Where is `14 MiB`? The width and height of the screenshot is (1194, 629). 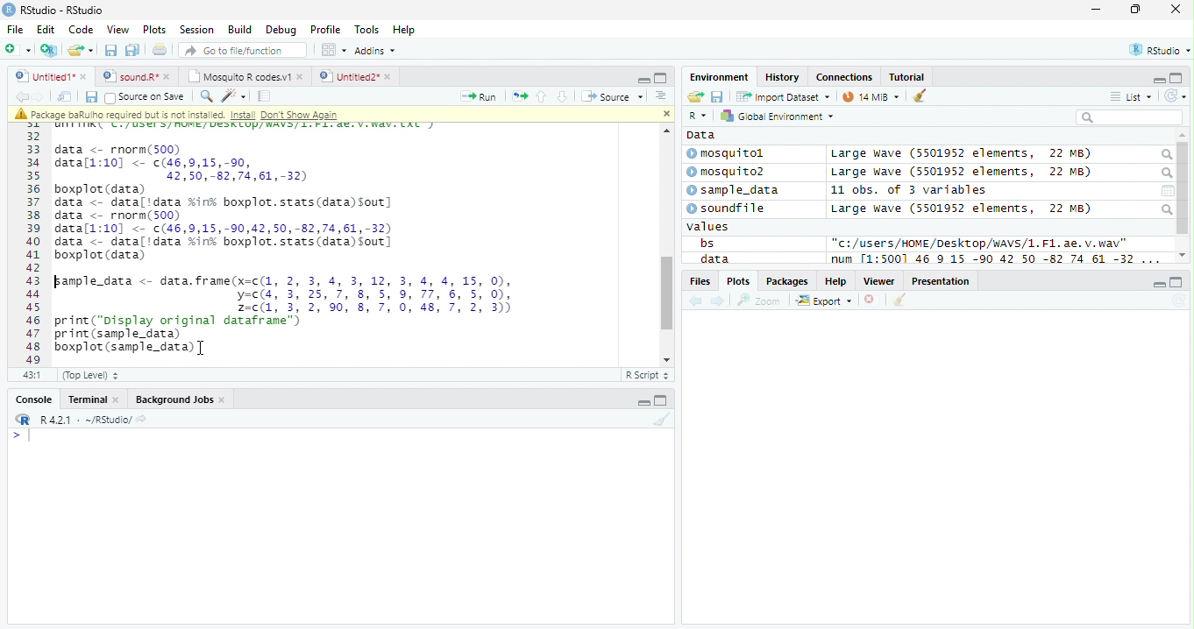
14 MiB is located at coordinates (871, 96).